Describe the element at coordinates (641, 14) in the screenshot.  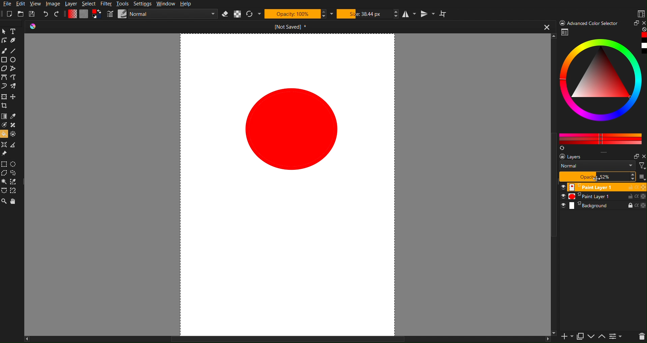
I see `Workspace` at that location.